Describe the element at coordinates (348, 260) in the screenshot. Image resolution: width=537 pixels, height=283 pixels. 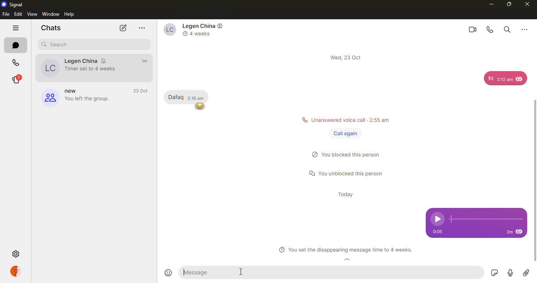
I see `expand` at that location.